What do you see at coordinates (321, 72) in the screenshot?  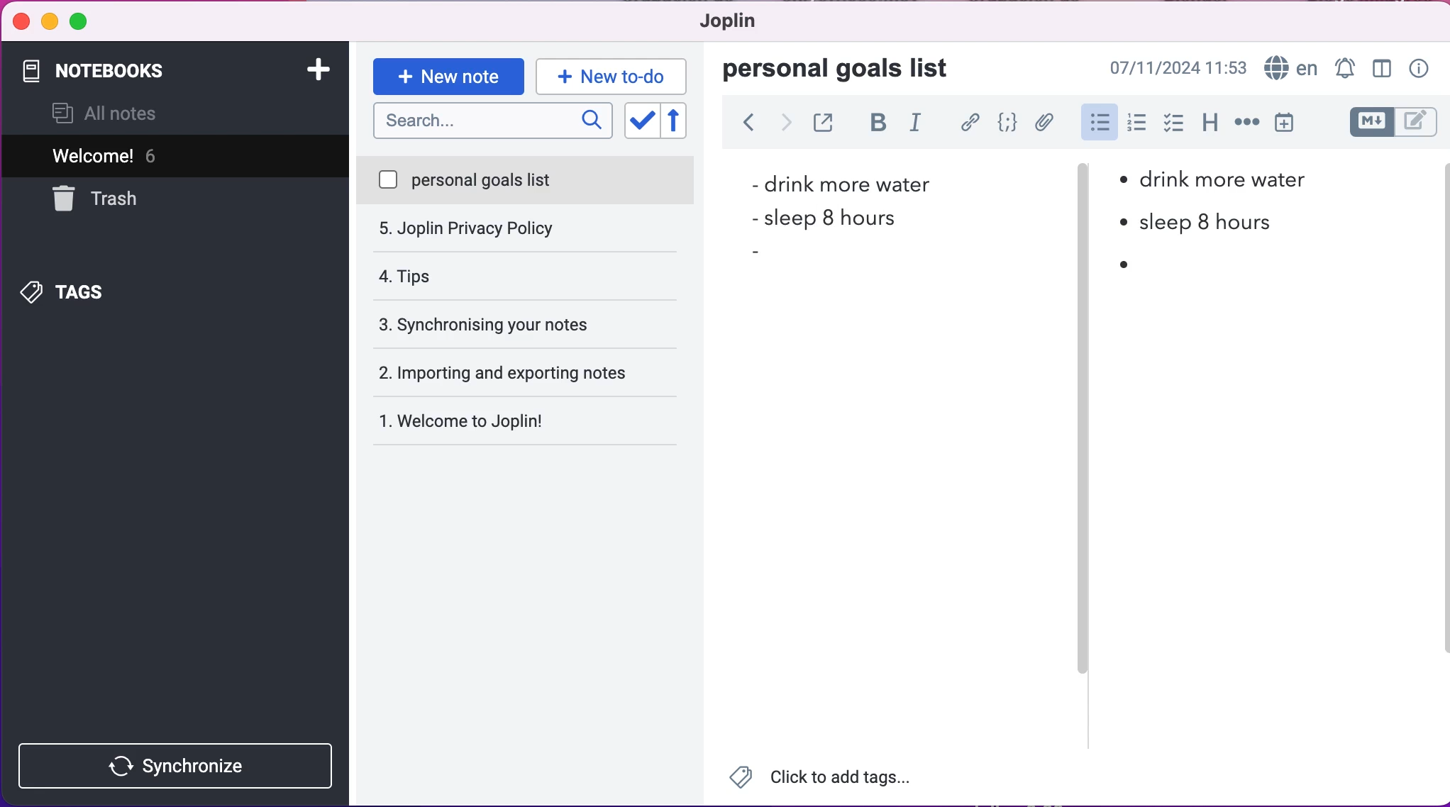 I see `add notebook` at bounding box center [321, 72].